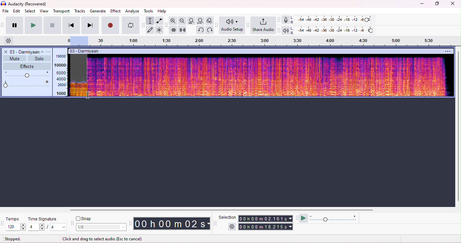  I want to click on playback level, so click(333, 30).